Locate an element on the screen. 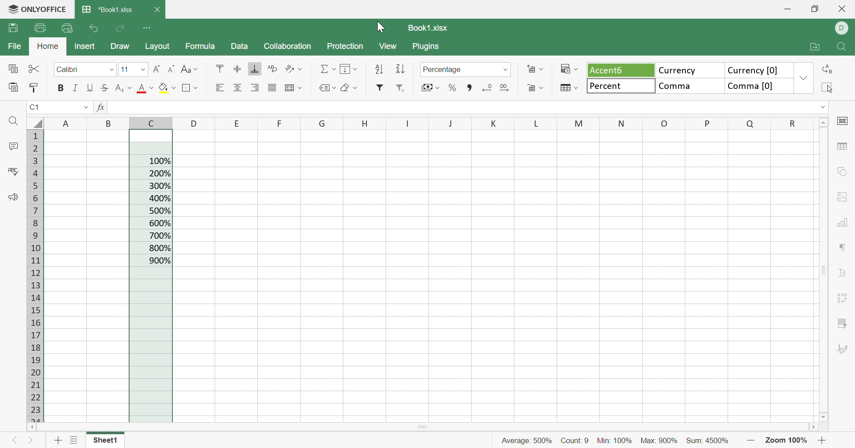 The height and width of the screenshot is (448, 855). File is located at coordinates (16, 46).